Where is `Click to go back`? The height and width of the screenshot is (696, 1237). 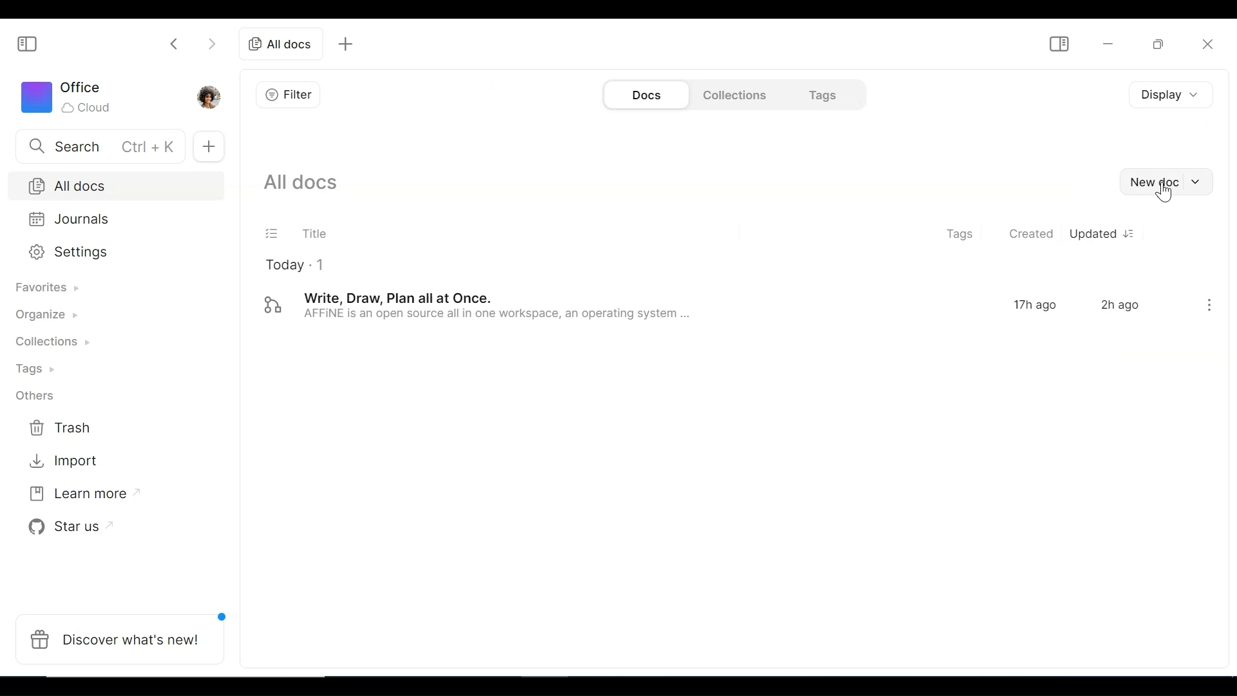 Click to go back is located at coordinates (169, 44).